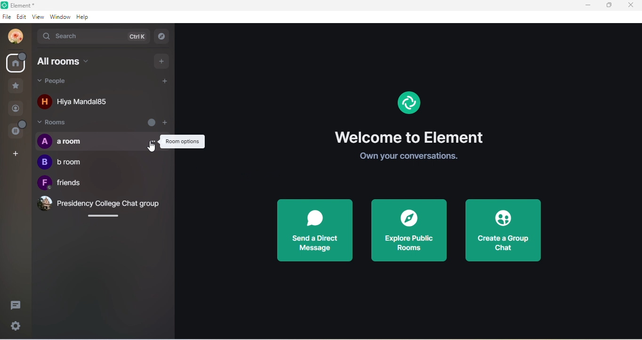 This screenshot has height=340, width=642. Describe the element at coordinates (162, 61) in the screenshot. I see `add` at that location.